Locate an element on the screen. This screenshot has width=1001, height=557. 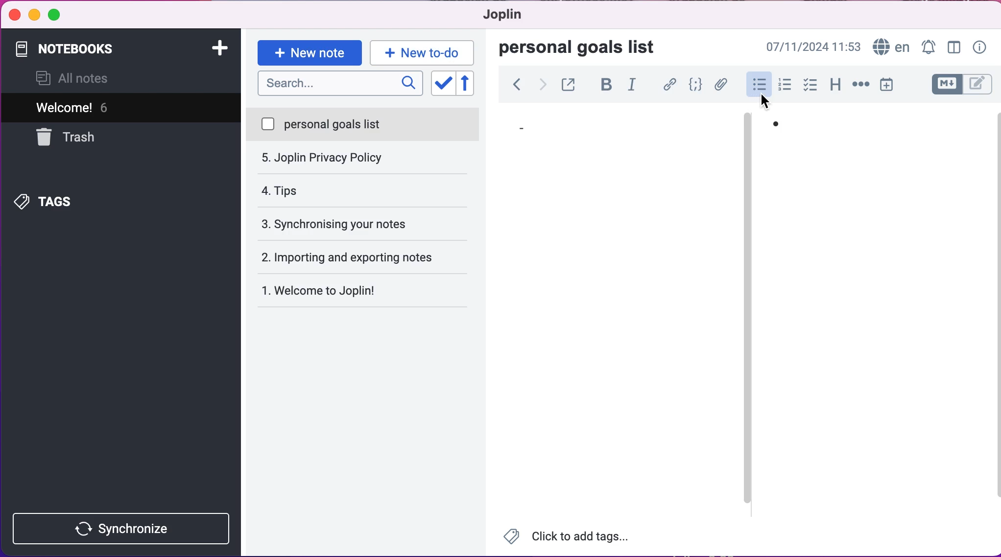
cursor is located at coordinates (765, 99).